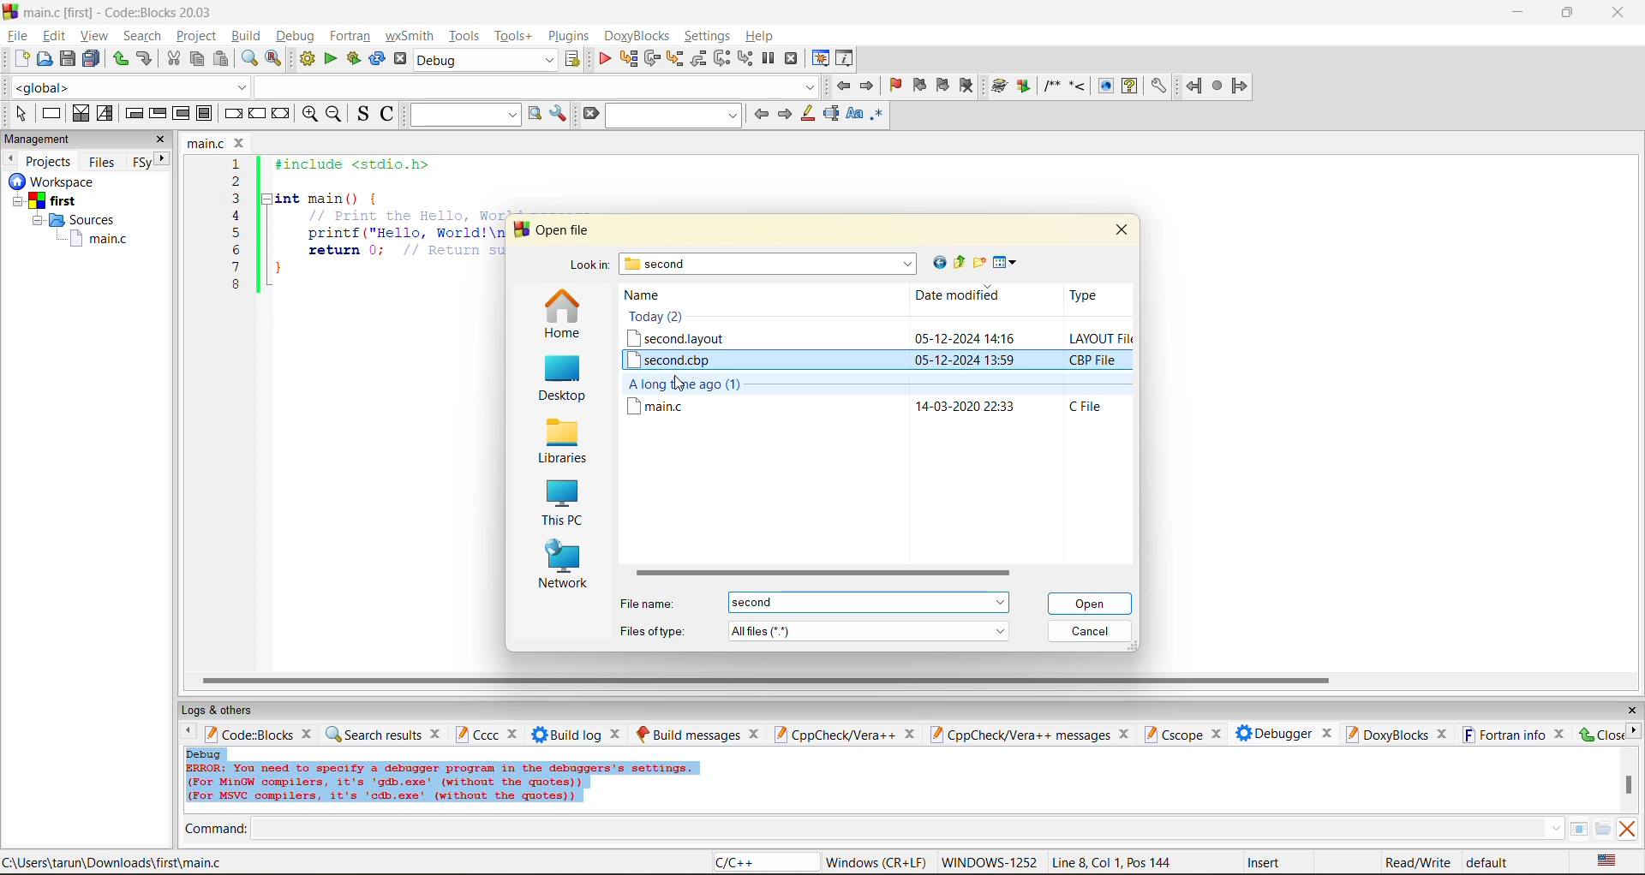 This screenshot has width=1645, height=875. Describe the element at coordinates (96, 35) in the screenshot. I see `view` at that location.